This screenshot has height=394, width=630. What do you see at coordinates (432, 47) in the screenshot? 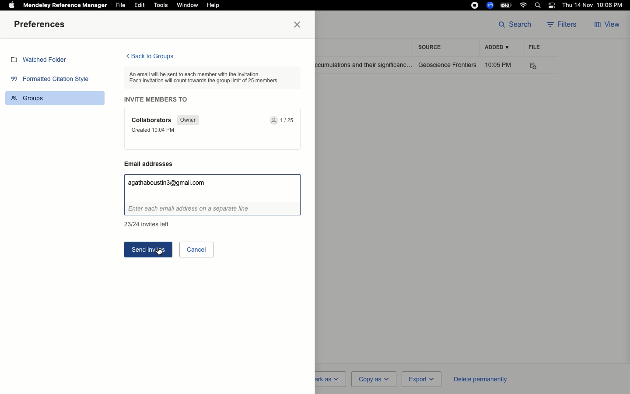
I see `Source` at bounding box center [432, 47].